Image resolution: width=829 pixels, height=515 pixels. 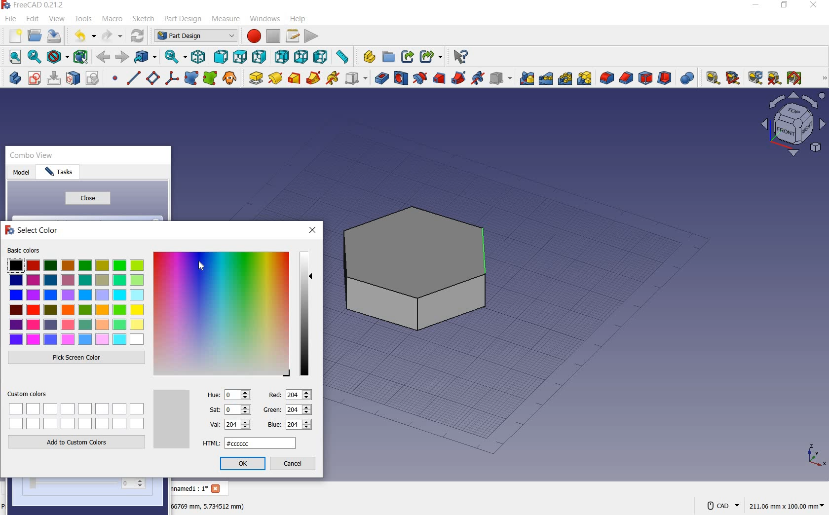 I want to click on customize color, so click(x=233, y=314).